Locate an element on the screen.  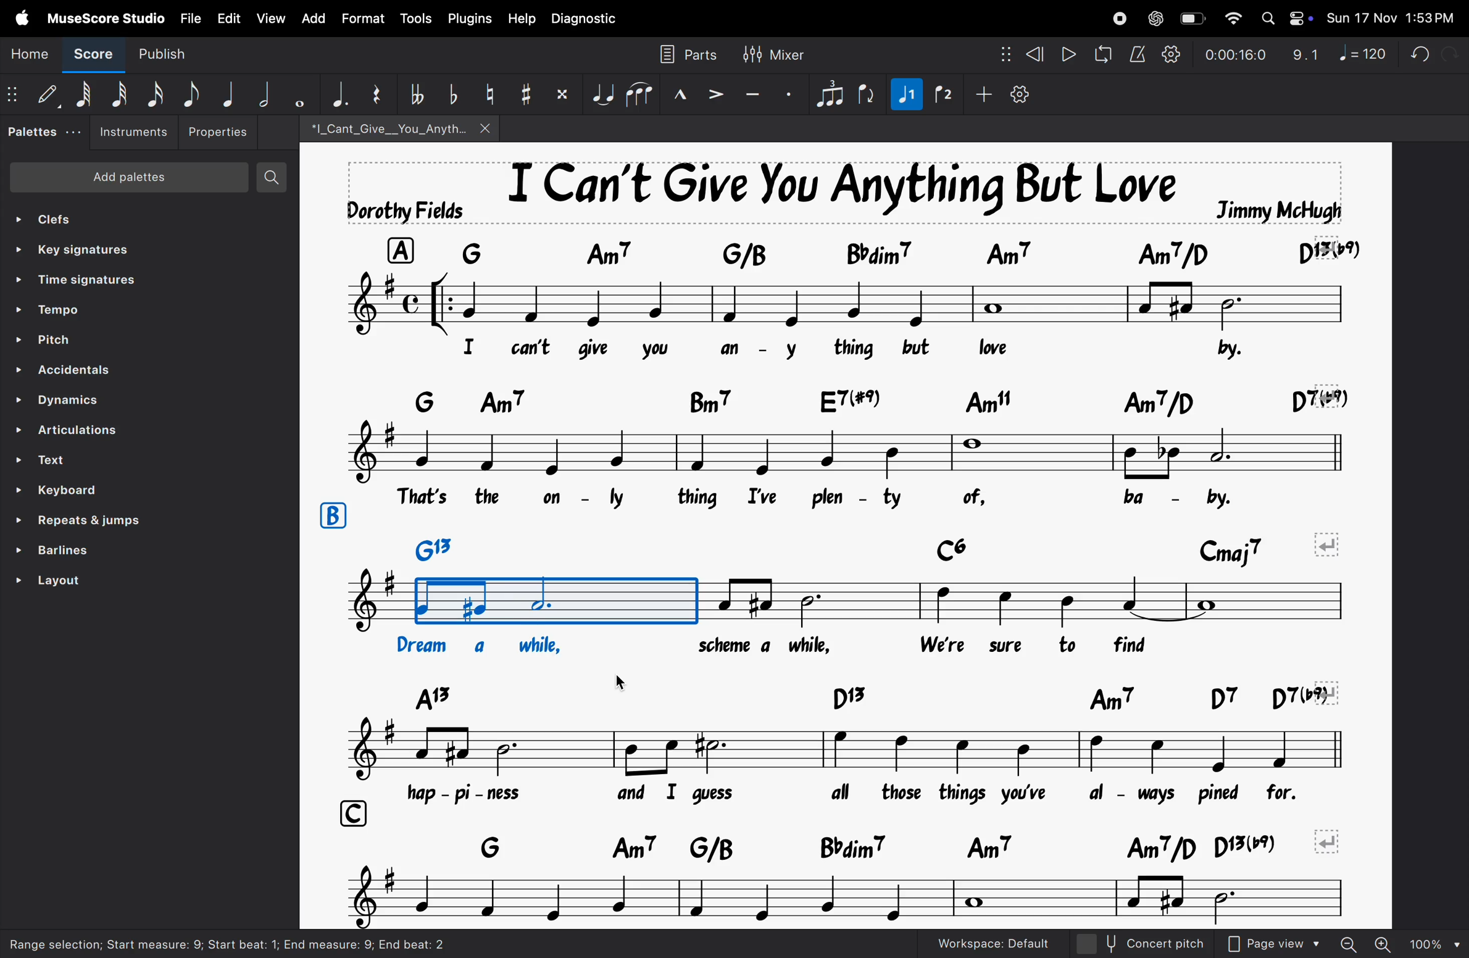
plugins is located at coordinates (468, 19).